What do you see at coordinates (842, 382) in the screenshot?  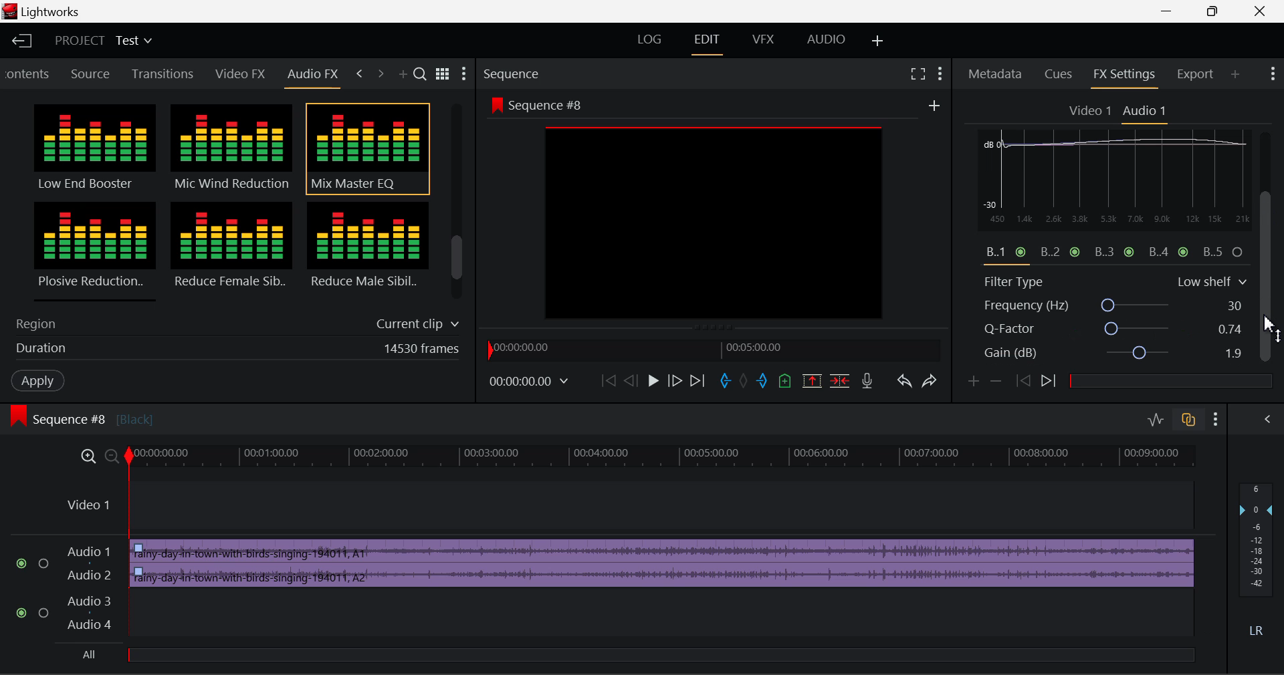 I see `Delete/Cut` at bounding box center [842, 382].